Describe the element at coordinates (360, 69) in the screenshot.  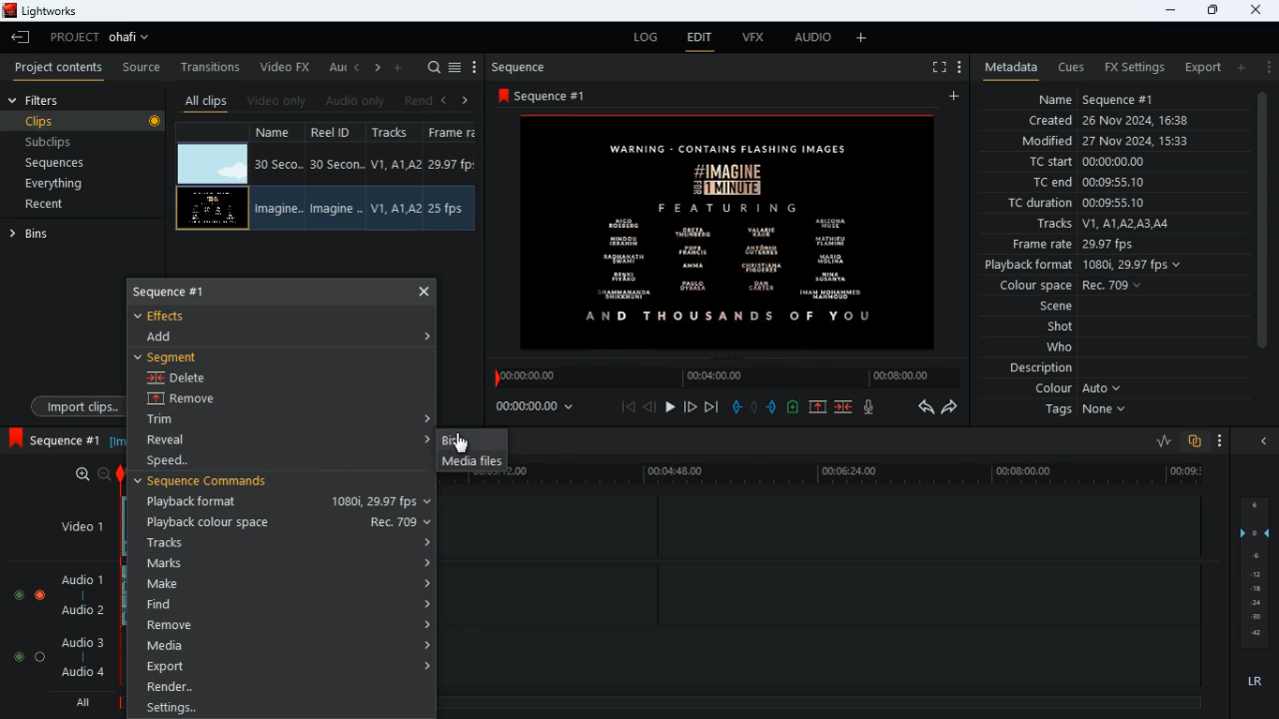
I see `left` at that location.